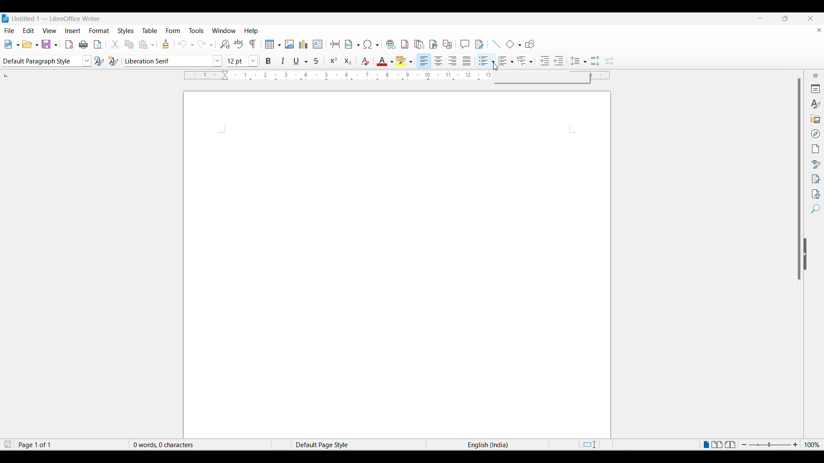  I want to click on find and replace, so click(223, 44).